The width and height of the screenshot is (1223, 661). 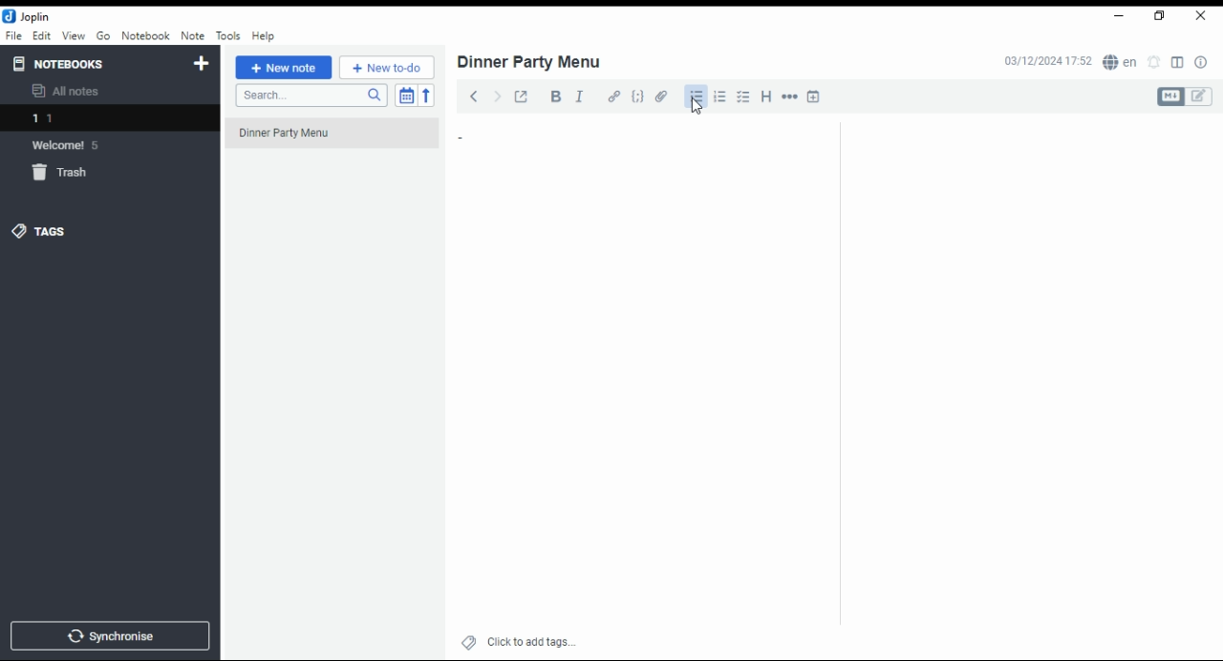 What do you see at coordinates (614, 97) in the screenshot?
I see `hyperlink` at bounding box center [614, 97].